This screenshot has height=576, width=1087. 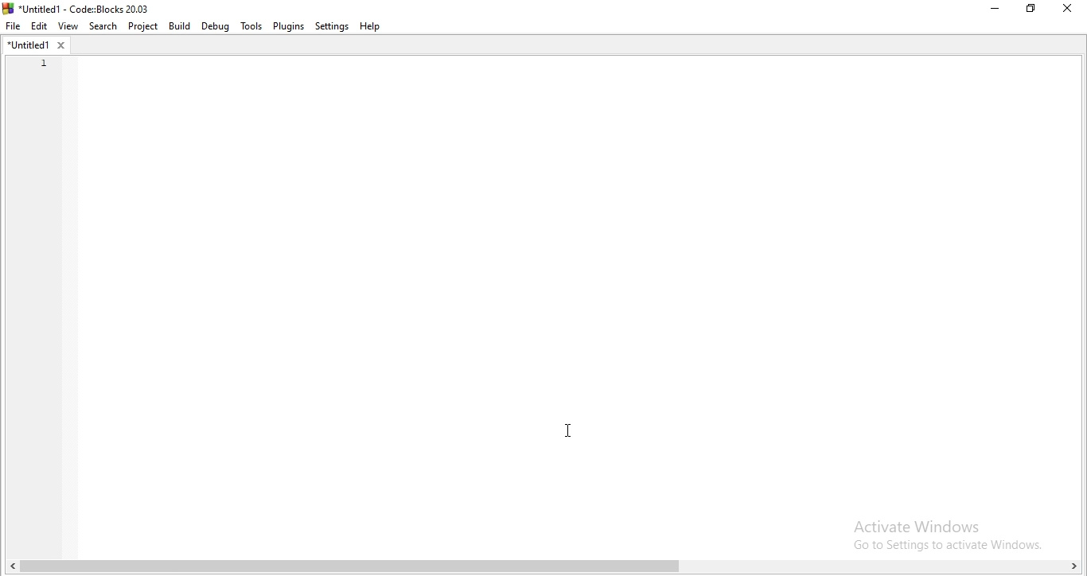 What do you see at coordinates (68, 26) in the screenshot?
I see `View ` at bounding box center [68, 26].